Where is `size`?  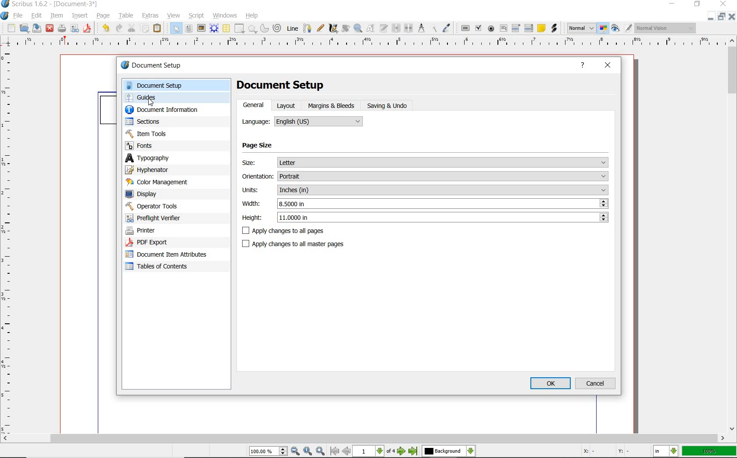 size is located at coordinates (444, 163).